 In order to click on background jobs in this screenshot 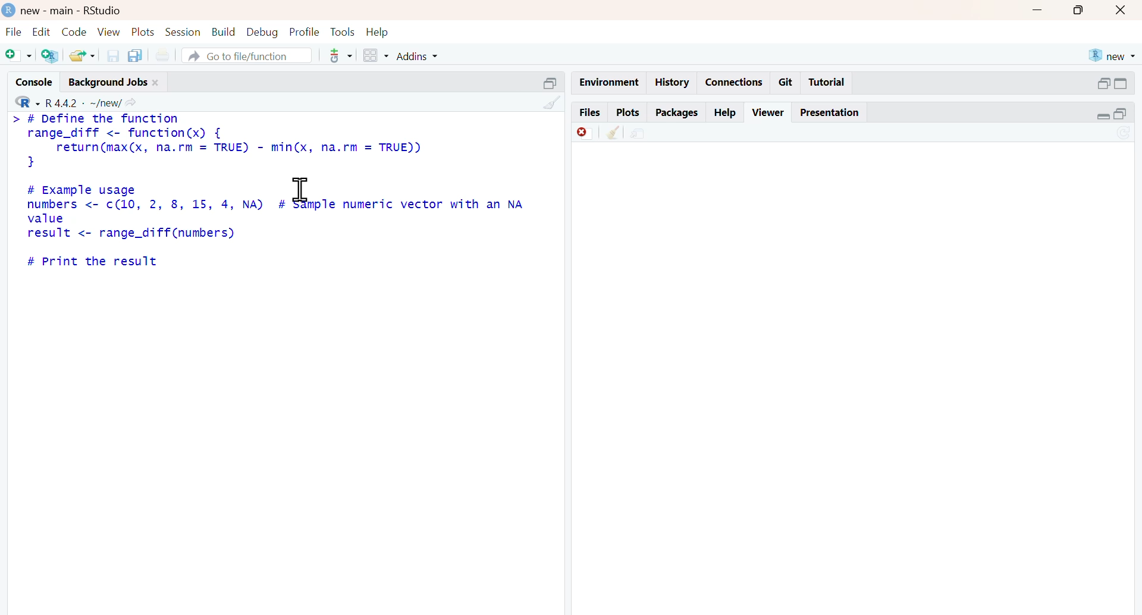, I will do `click(108, 84)`.